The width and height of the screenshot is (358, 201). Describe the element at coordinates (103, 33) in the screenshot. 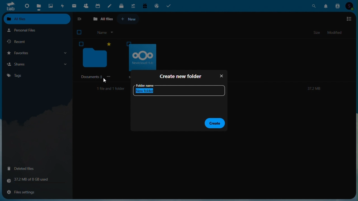

I see `Name ` at that location.